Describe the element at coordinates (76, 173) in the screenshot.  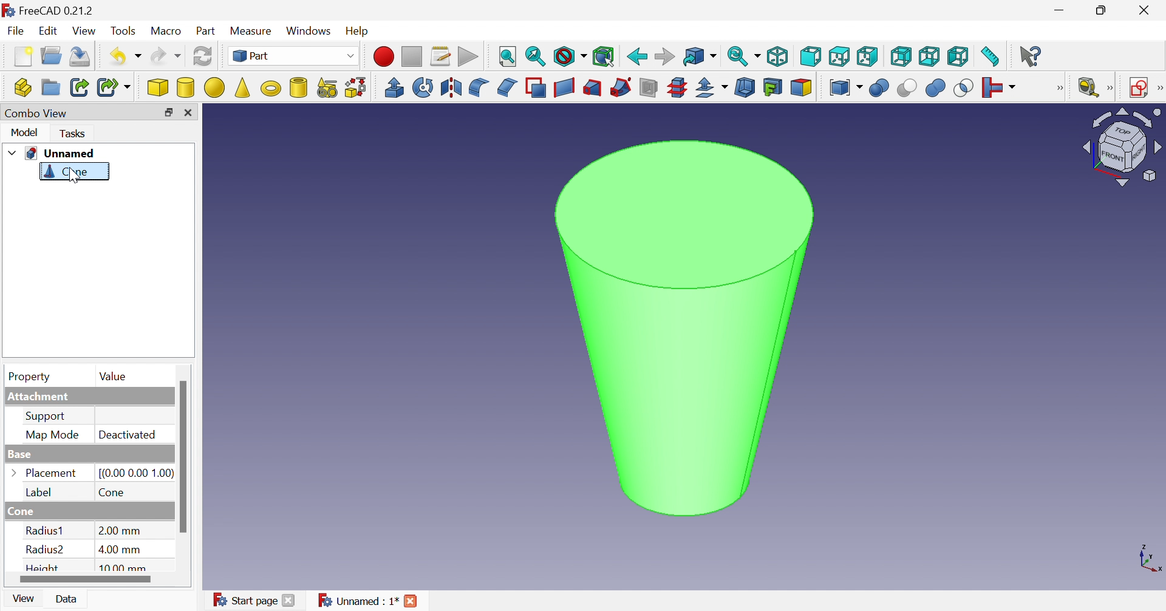
I see `Cone` at that location.